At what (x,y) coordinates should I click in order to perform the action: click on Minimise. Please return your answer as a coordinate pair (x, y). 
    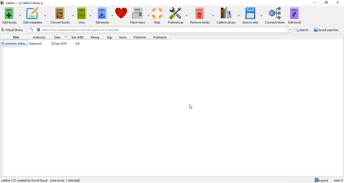
    Looking at the image, I should click on (314, 3).